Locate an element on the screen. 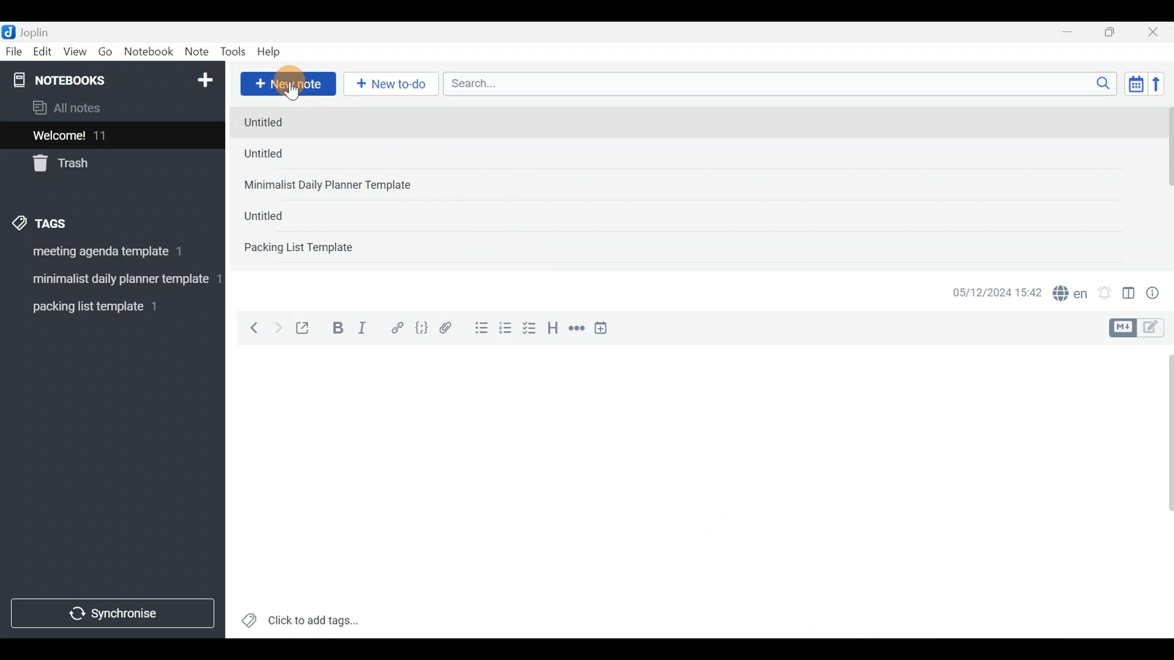 The image size is (1174, 660). Minimalist Daily Planner Template is located at coordinates (331, 185).